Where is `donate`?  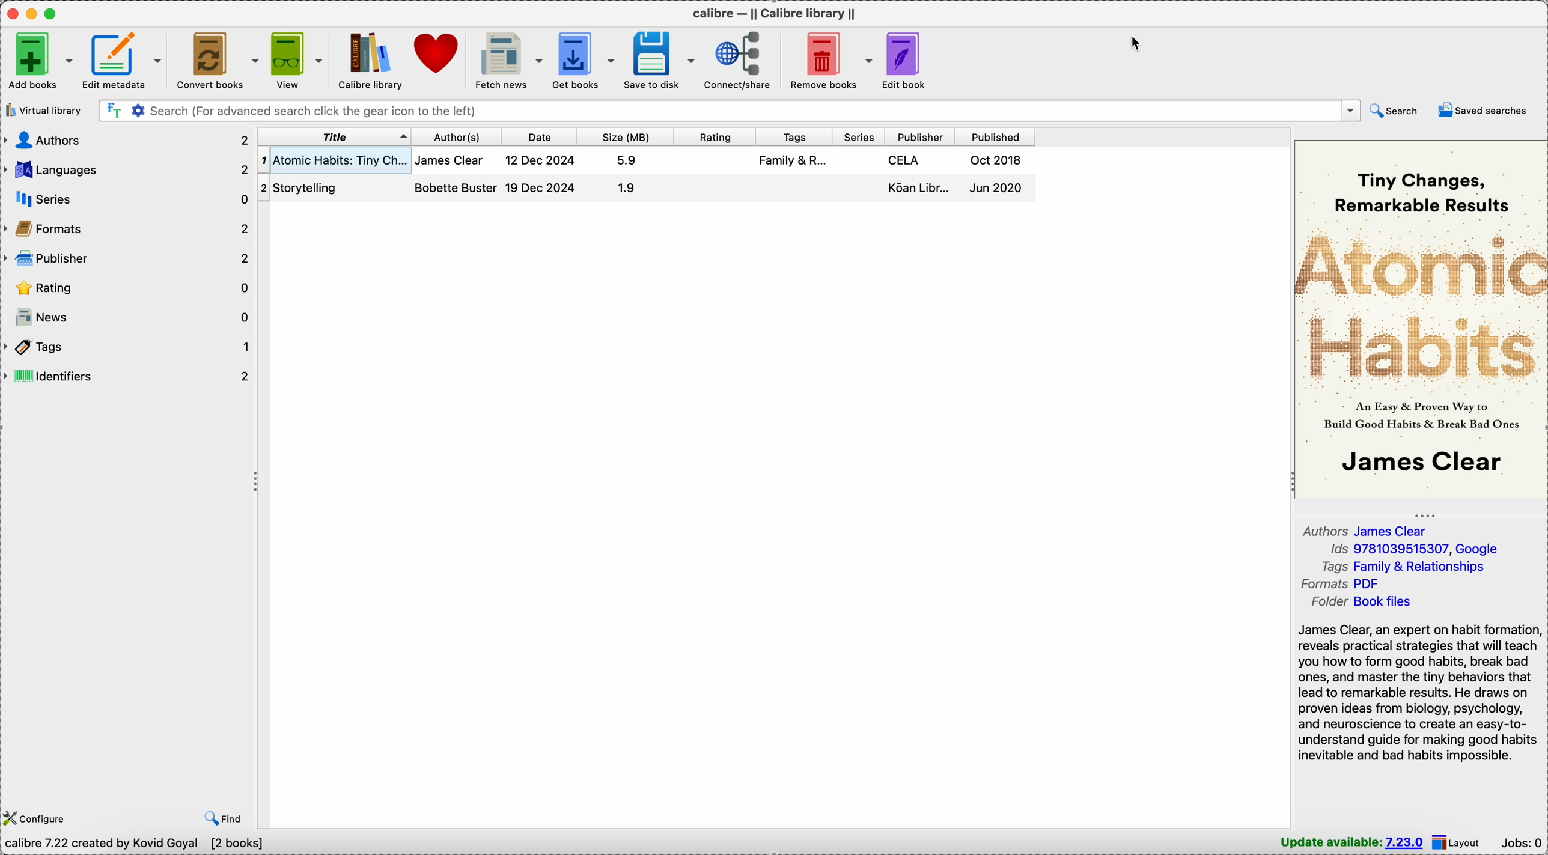 donate is located at coordinates (435, 51).